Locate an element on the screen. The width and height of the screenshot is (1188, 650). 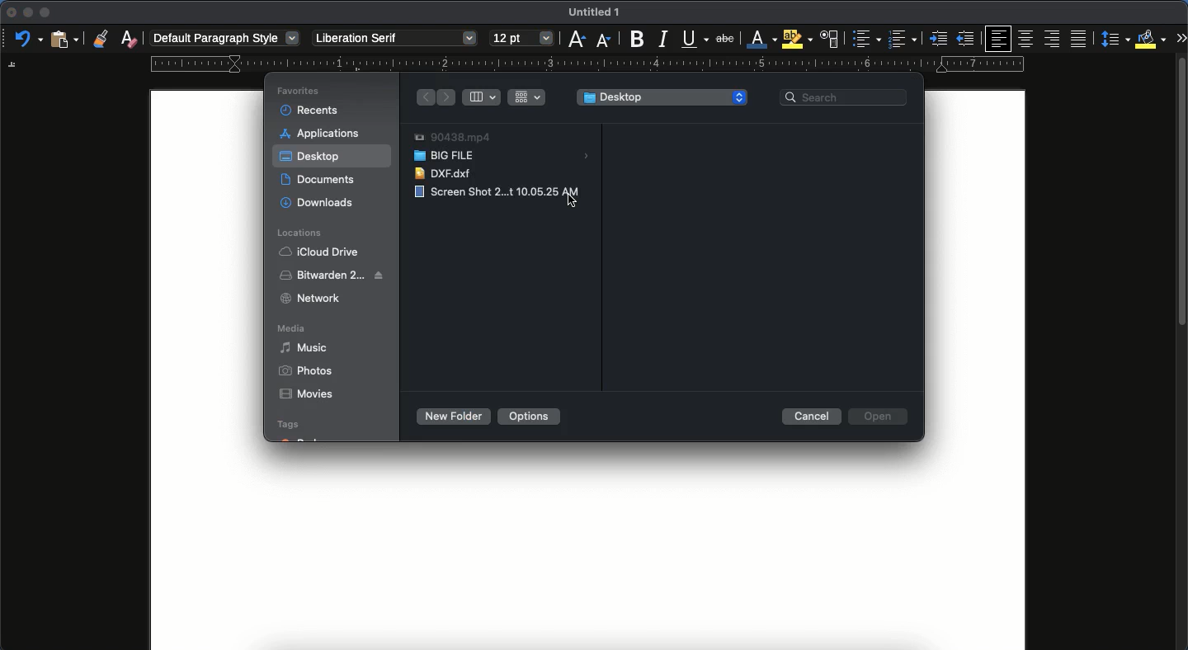
justify is located at coordinates (1080, 39).